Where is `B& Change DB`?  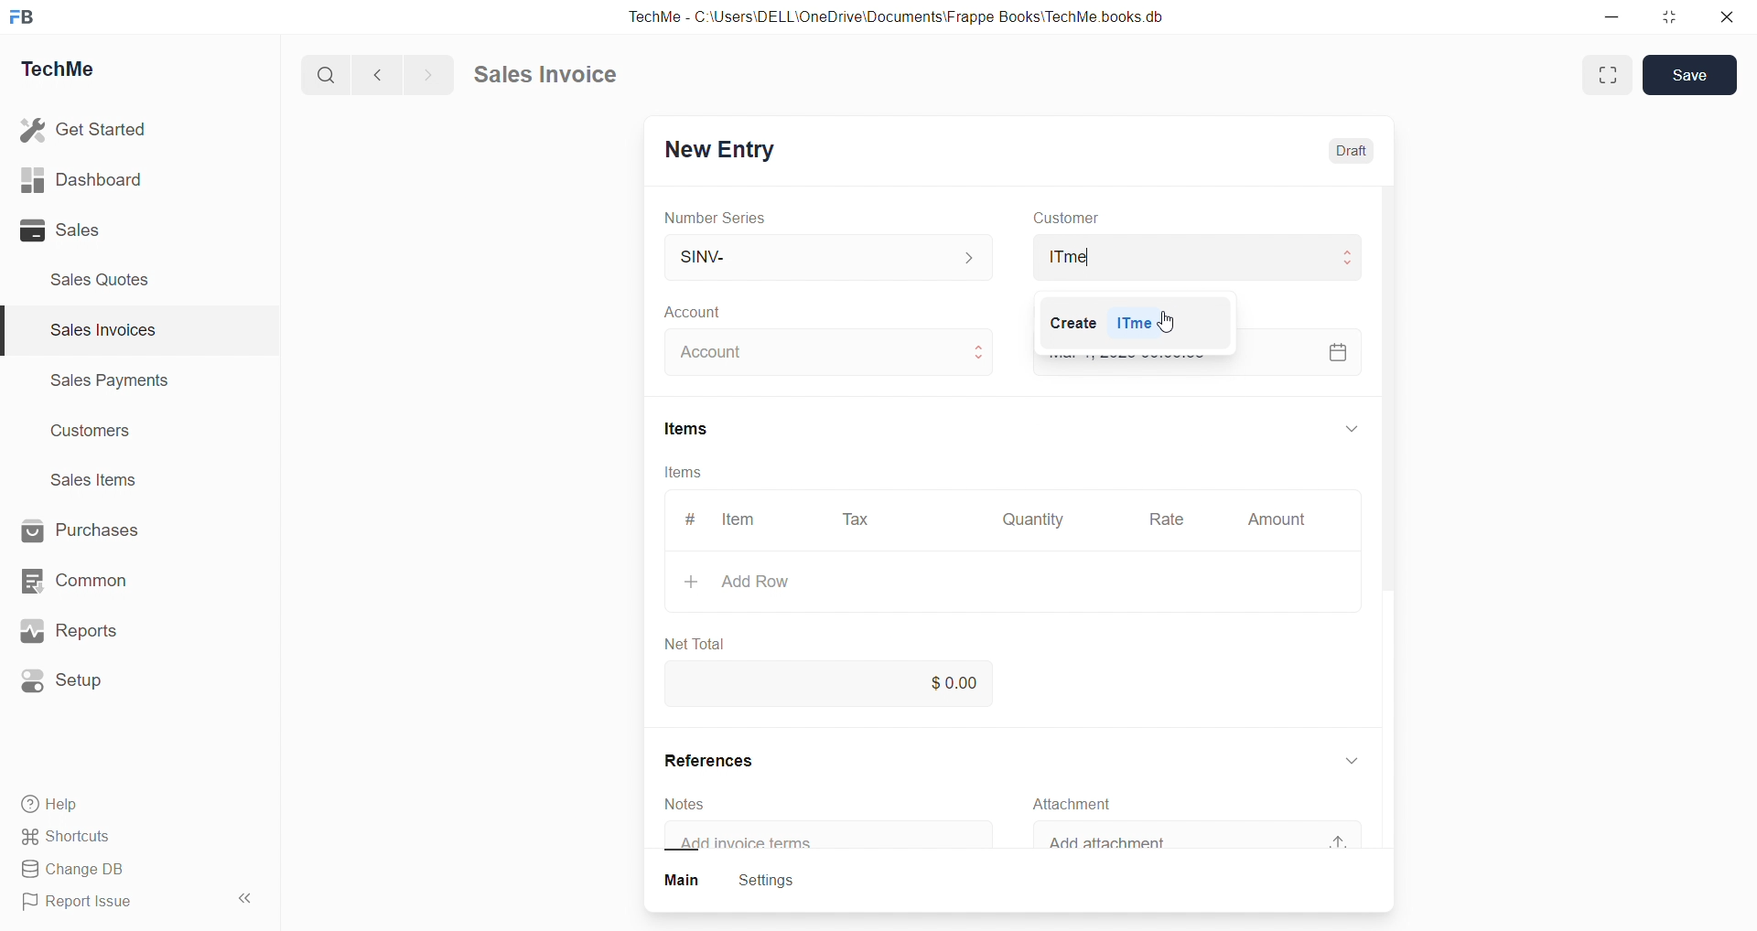
B& Change DB is located at coordinates (80, 871).